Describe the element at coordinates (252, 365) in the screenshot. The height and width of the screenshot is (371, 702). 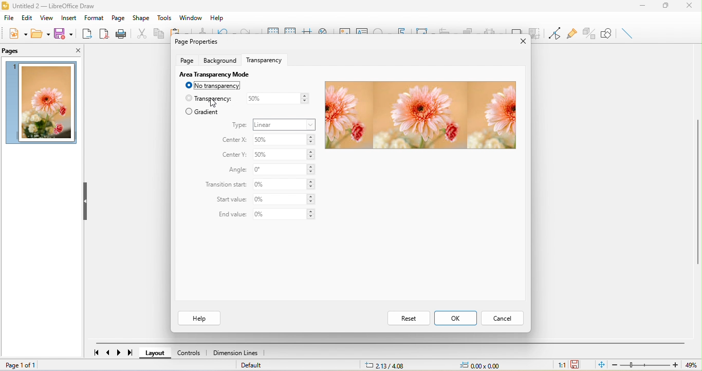
I see `default` at that location.